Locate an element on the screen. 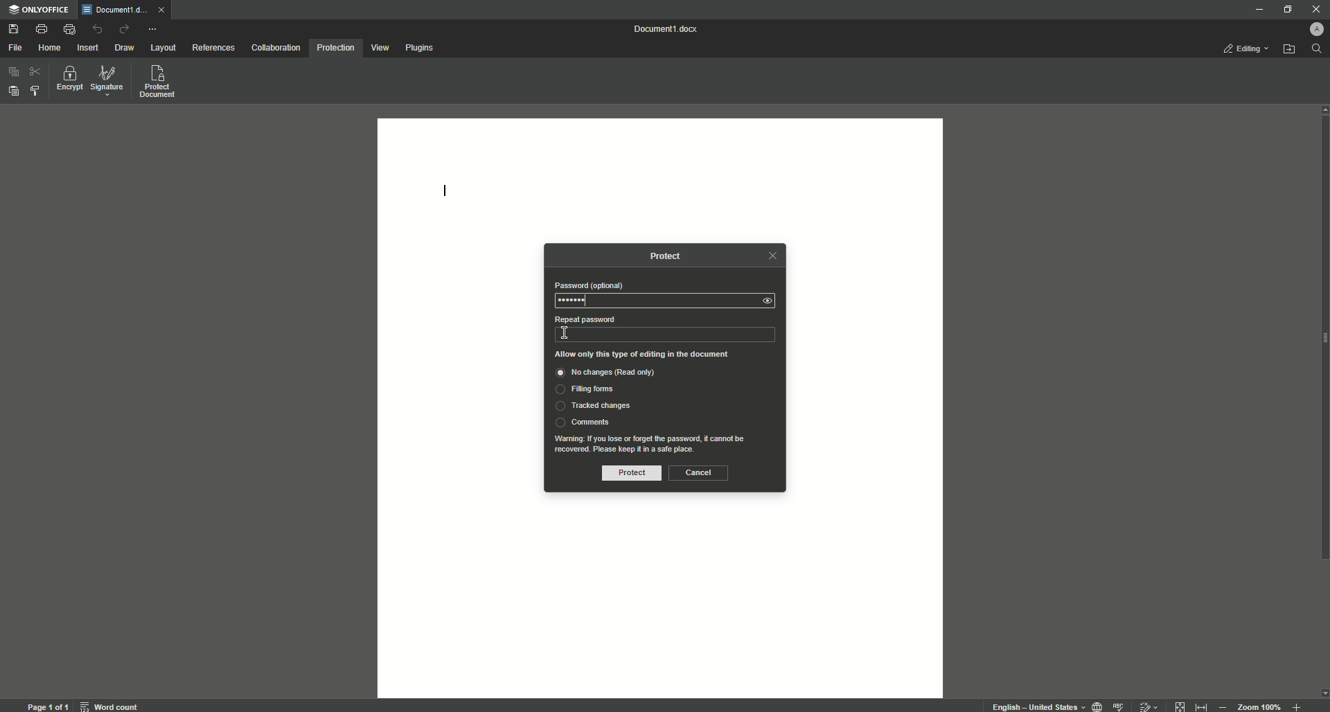 The image size is (1330, 712). close is located at coordinates (772, 256).